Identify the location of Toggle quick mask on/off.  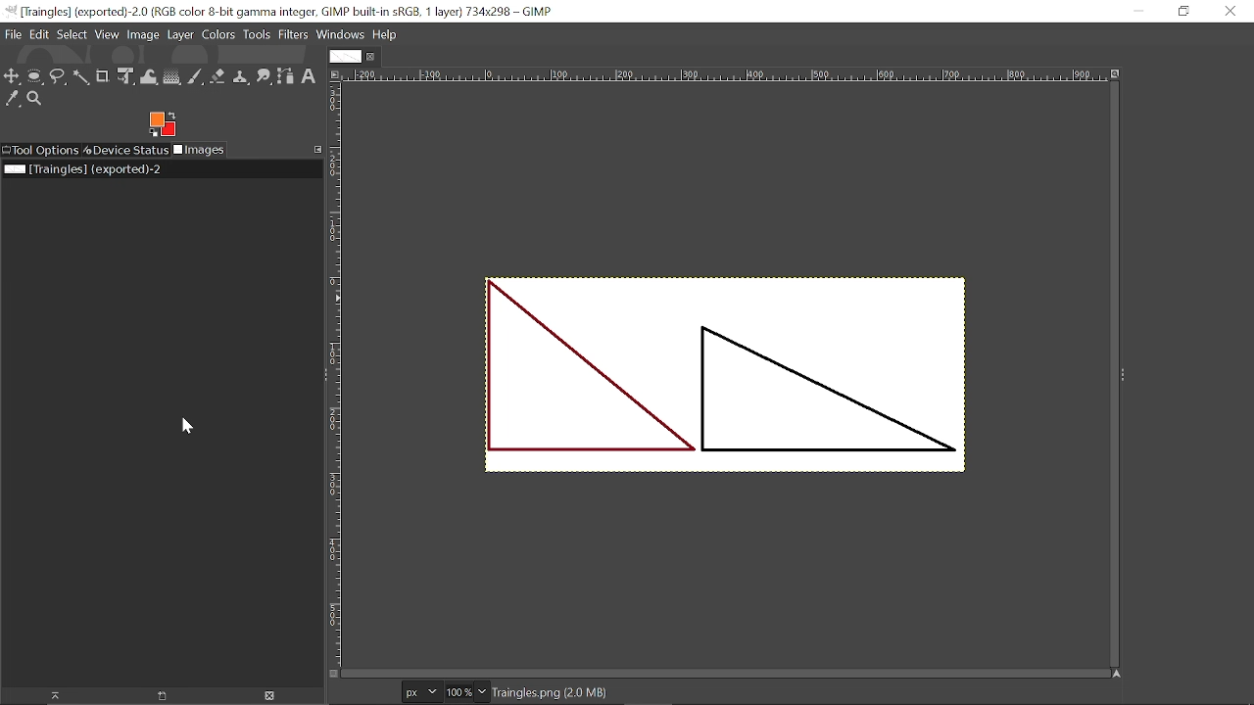
(335, 674).